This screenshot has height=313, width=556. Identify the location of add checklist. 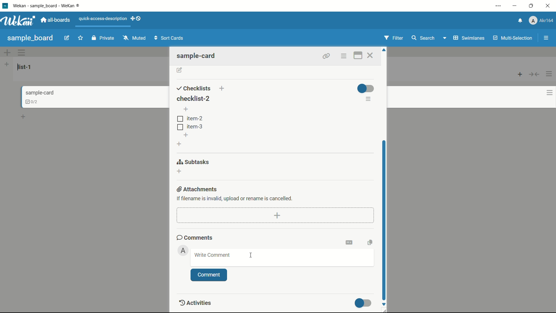
(223, 88).